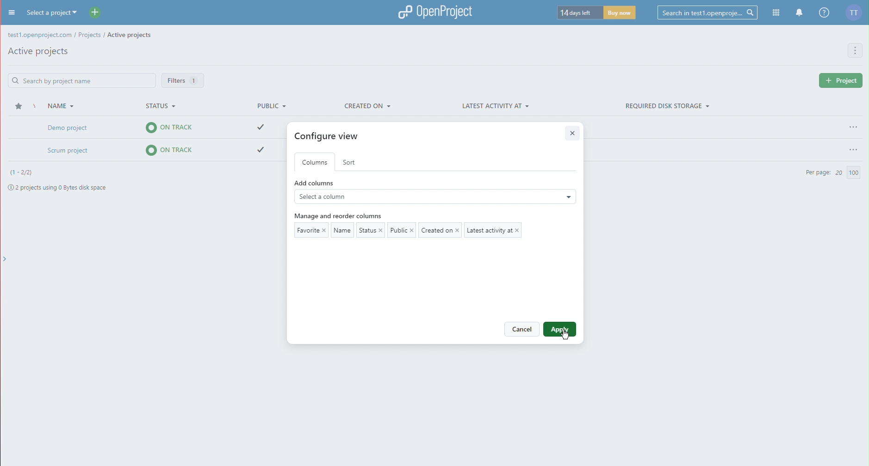  Describe the element at coordinates (560, 329) in the screenshot. I see `Apply` at that location.